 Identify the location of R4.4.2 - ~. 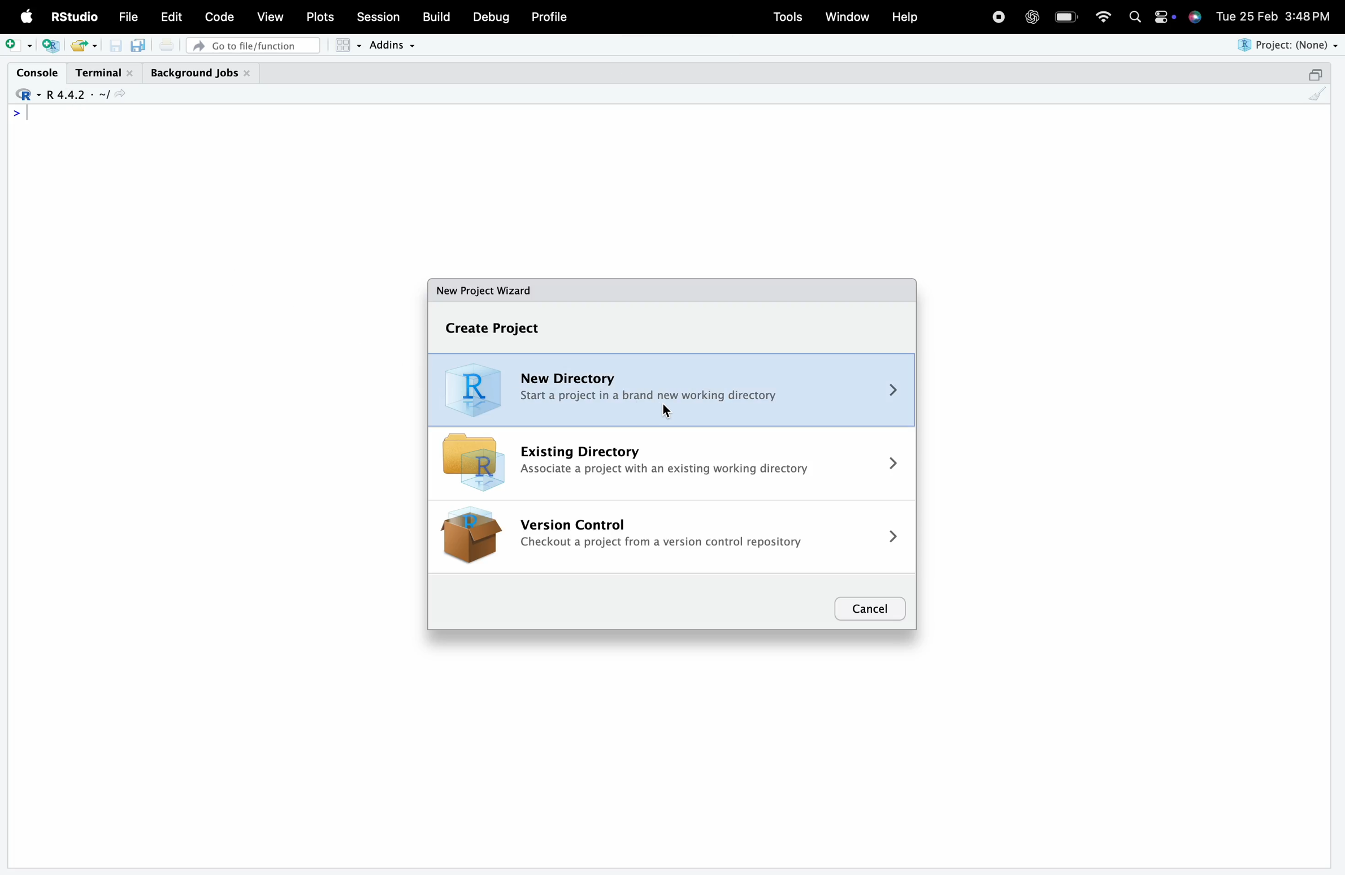
(75, 95).